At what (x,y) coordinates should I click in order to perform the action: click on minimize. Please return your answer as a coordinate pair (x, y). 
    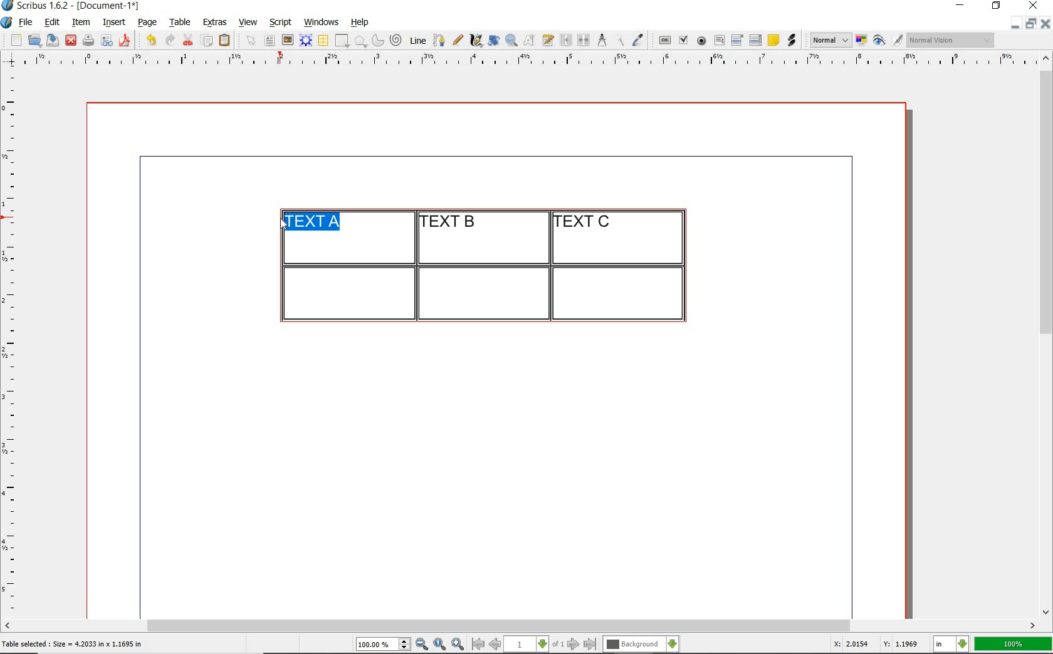
    Looking at the image, I should click on (1016, 23).